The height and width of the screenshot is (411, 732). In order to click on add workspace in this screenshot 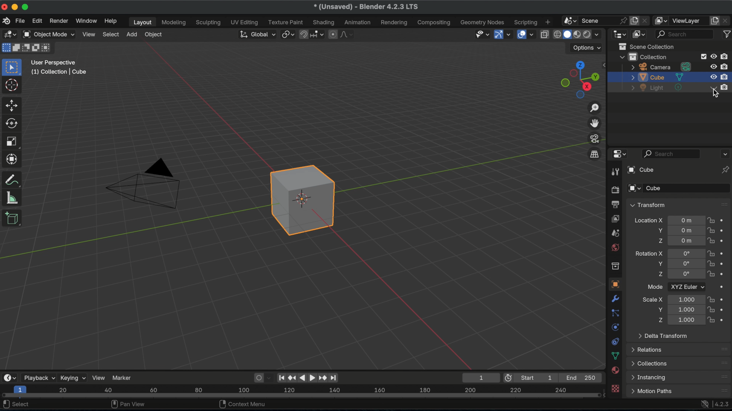, I will do `click(548, 21)`.